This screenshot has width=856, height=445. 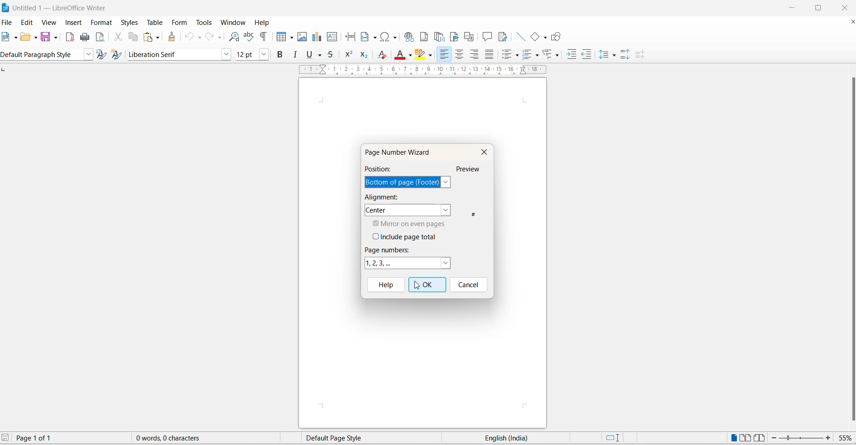 I want to click on special characters, so click(x=390, y=37).